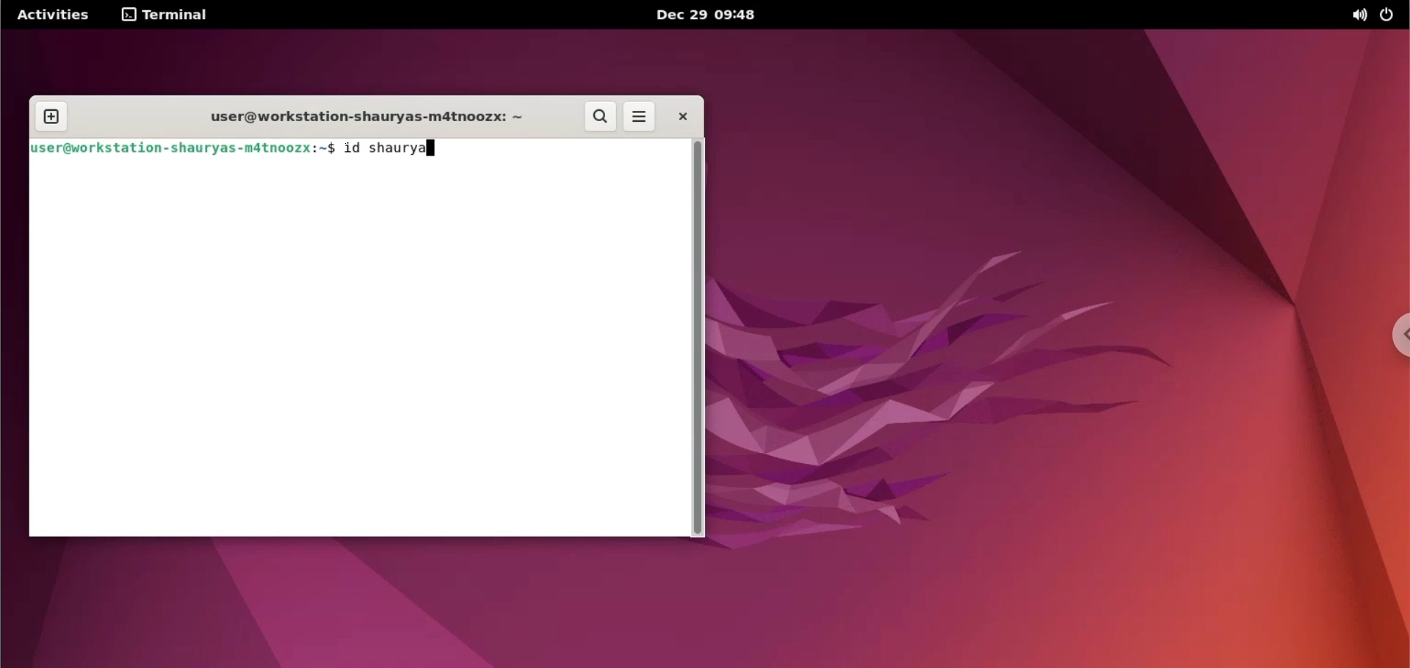  What do you see at coordinates (178, 16) in the screenshot?
I see `terminal` at bounding box center [178, 16].